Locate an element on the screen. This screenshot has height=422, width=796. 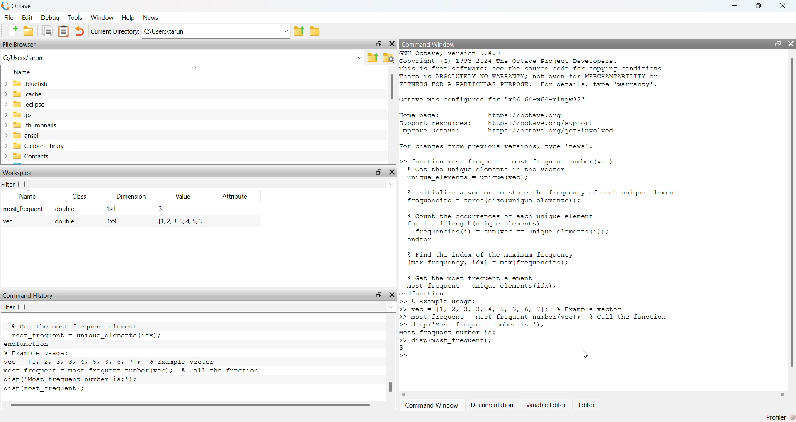
Window is located at coordinates (102, 17).